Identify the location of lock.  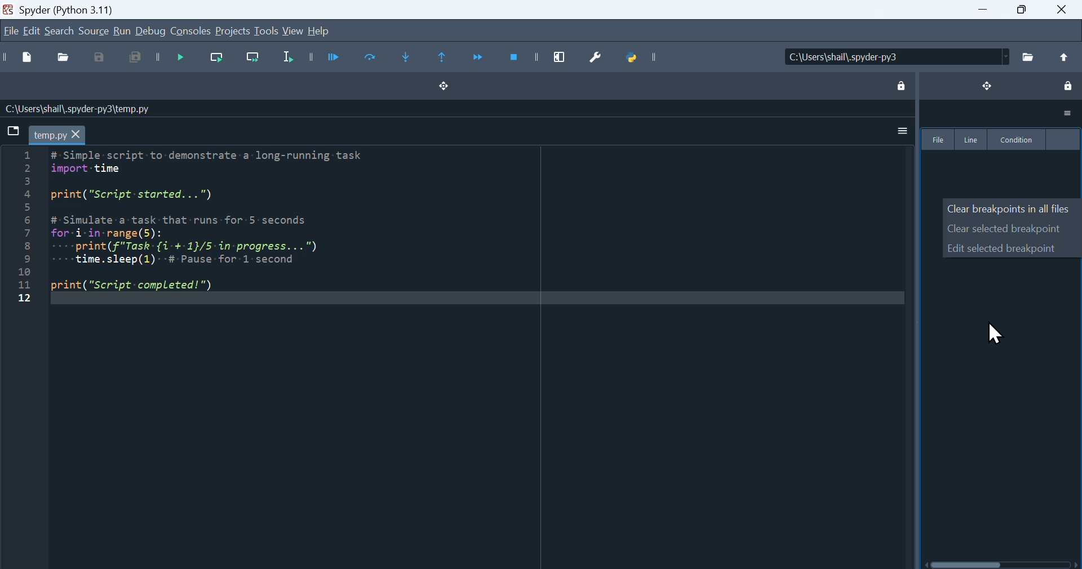
(1067, 86).